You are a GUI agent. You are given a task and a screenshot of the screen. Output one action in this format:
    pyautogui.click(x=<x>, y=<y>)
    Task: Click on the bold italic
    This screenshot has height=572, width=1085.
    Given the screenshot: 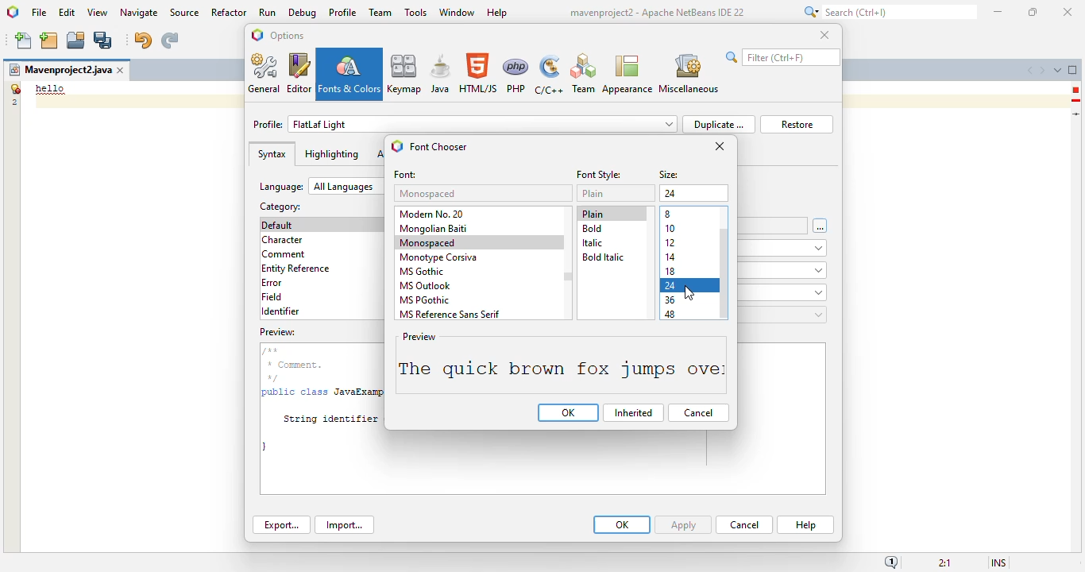 What is the action you would take?
    pyautogui.click(x=602, y=257)
    